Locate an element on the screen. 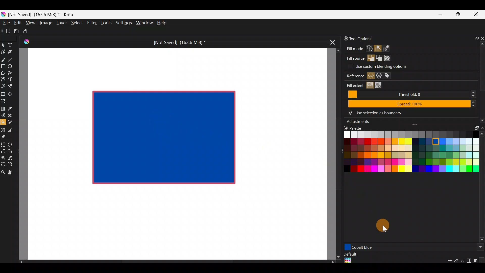 The height and width of the screenshot is (273, 485). Freehand selection tool is located at coordinates (11, 151).